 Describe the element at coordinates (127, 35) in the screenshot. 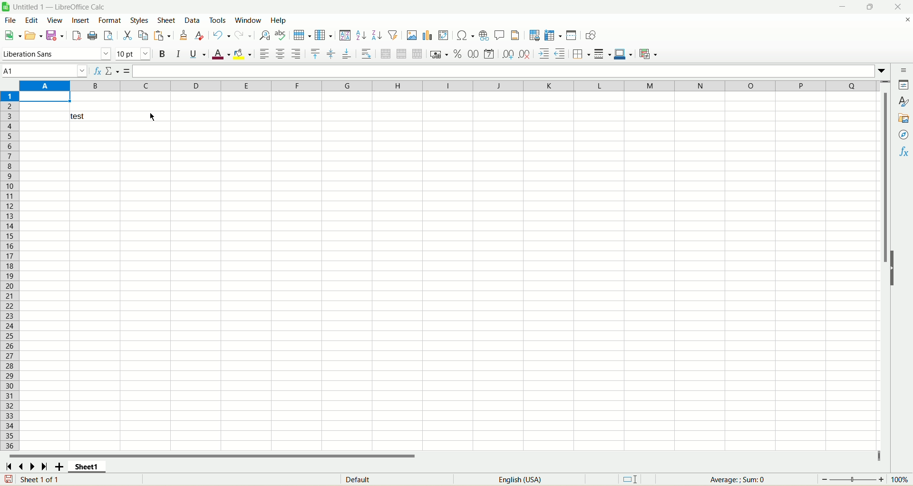

I see `cut` at that location.